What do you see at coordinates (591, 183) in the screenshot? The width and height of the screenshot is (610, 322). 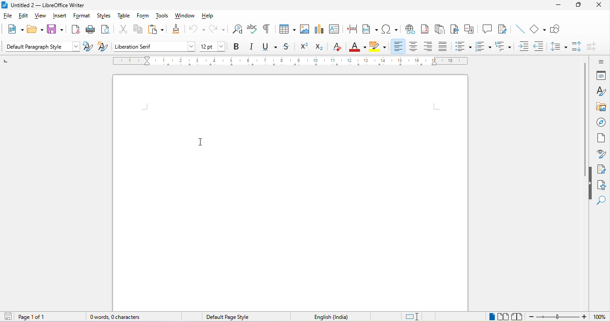 I see `hide` at bounding box center [591, 183].